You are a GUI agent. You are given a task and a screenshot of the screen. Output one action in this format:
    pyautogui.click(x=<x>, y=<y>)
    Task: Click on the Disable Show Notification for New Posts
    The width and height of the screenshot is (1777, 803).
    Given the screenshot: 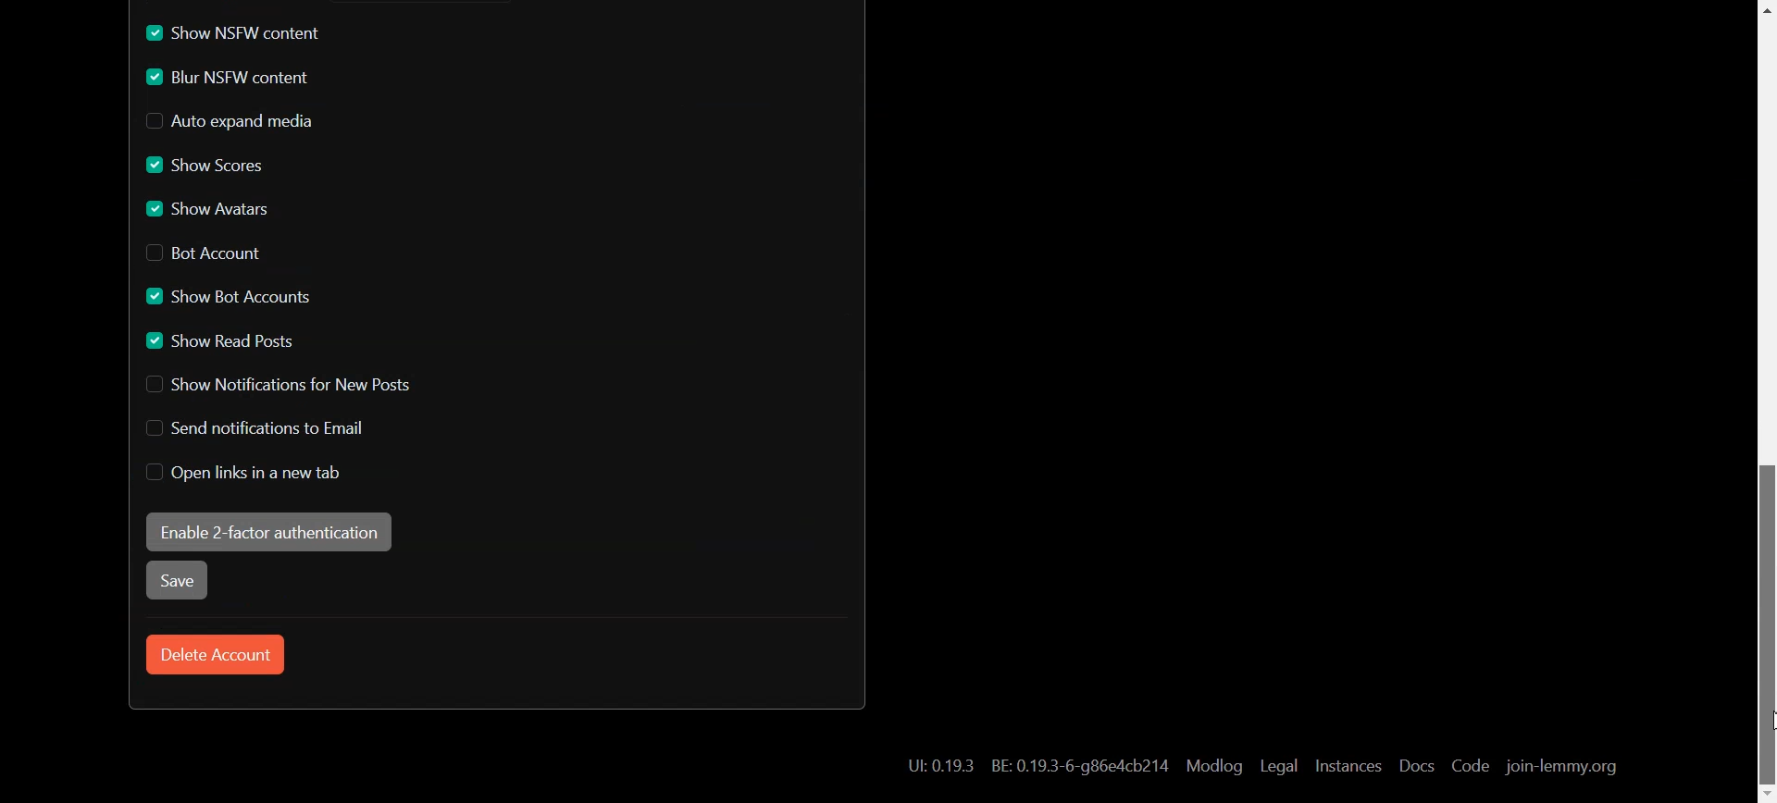 What is the action you would take?
    pyautogui.click(x=280, y=385)
    